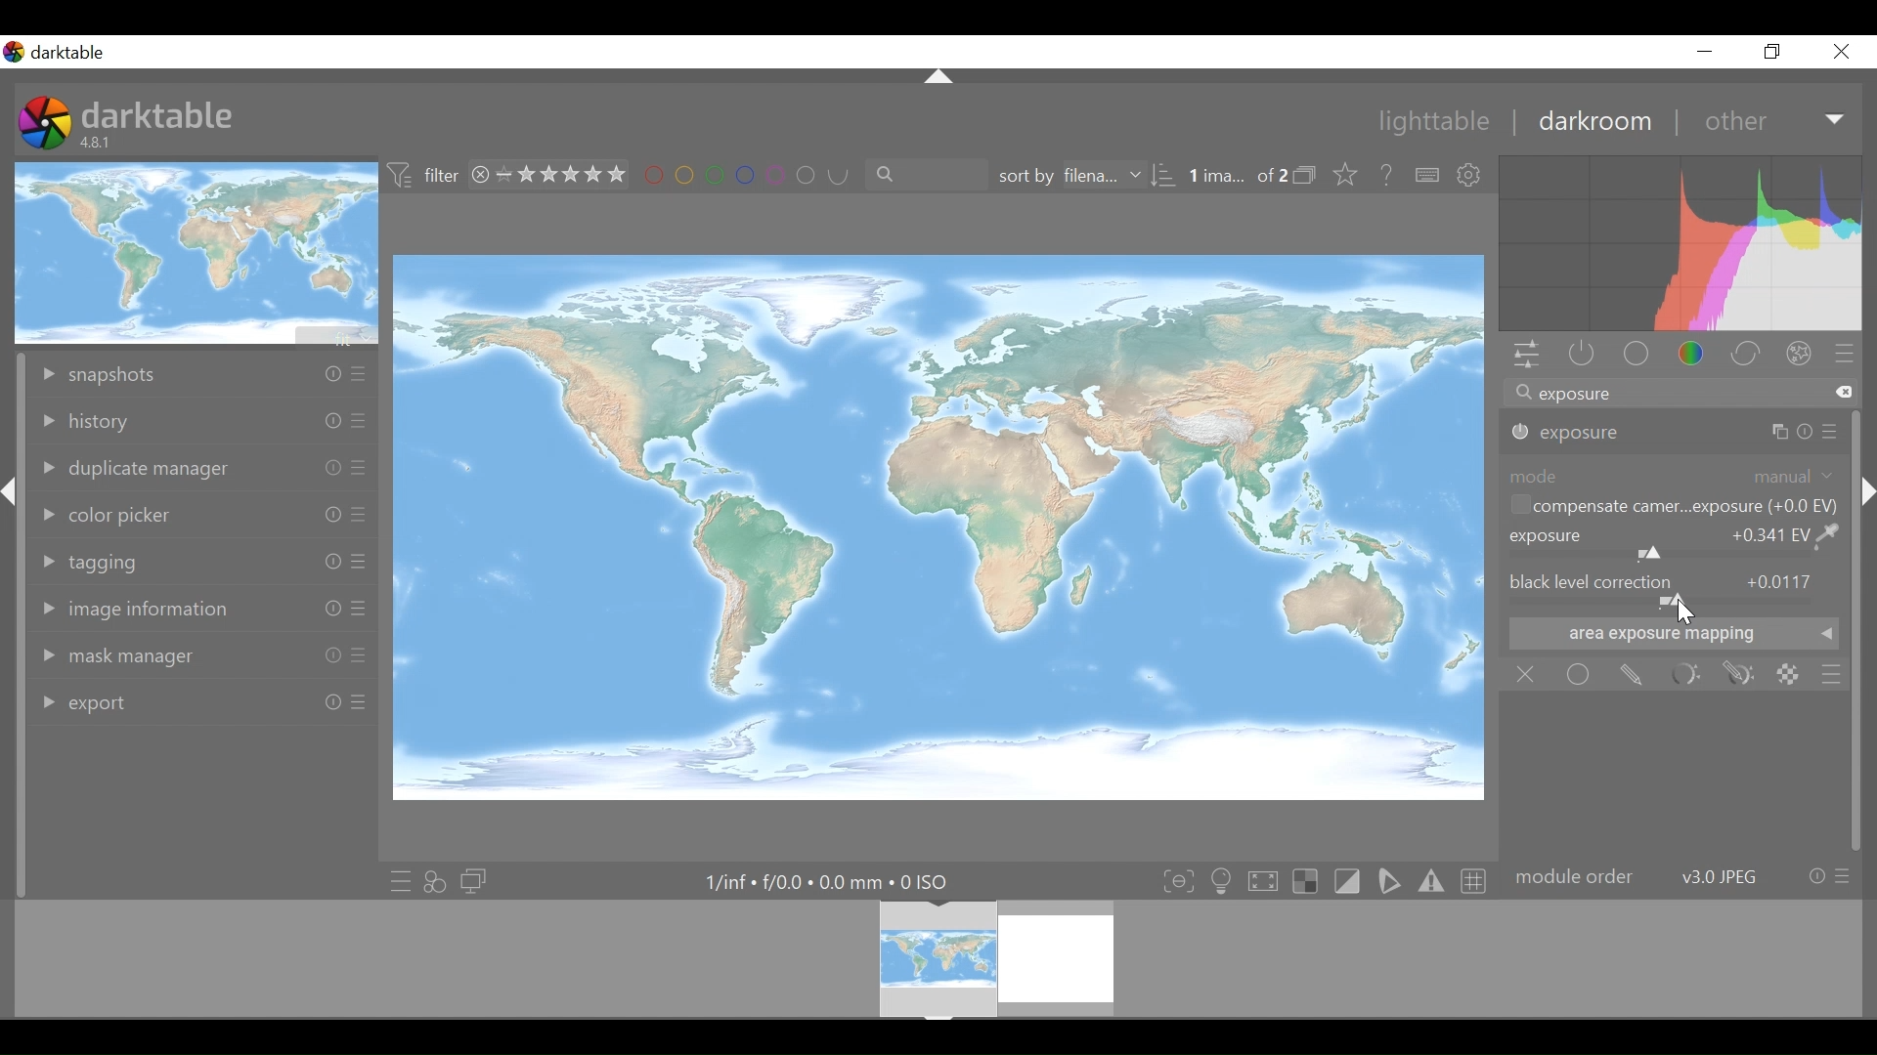 The height and width of the screenshot is (1055, 1877). What do you see at coordinates (1305, 881) in the screenshot?
I see `toggle indication of raw overexposure` at bounding box center [1305, 881].